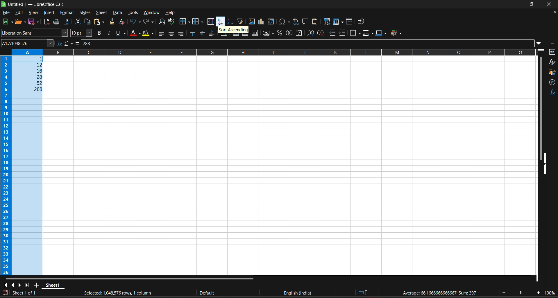 The height and width of the screenshot is (298, 558). Describe the element at coordinates (201, 33) in the screenshot. I see `center vertically` at that location.